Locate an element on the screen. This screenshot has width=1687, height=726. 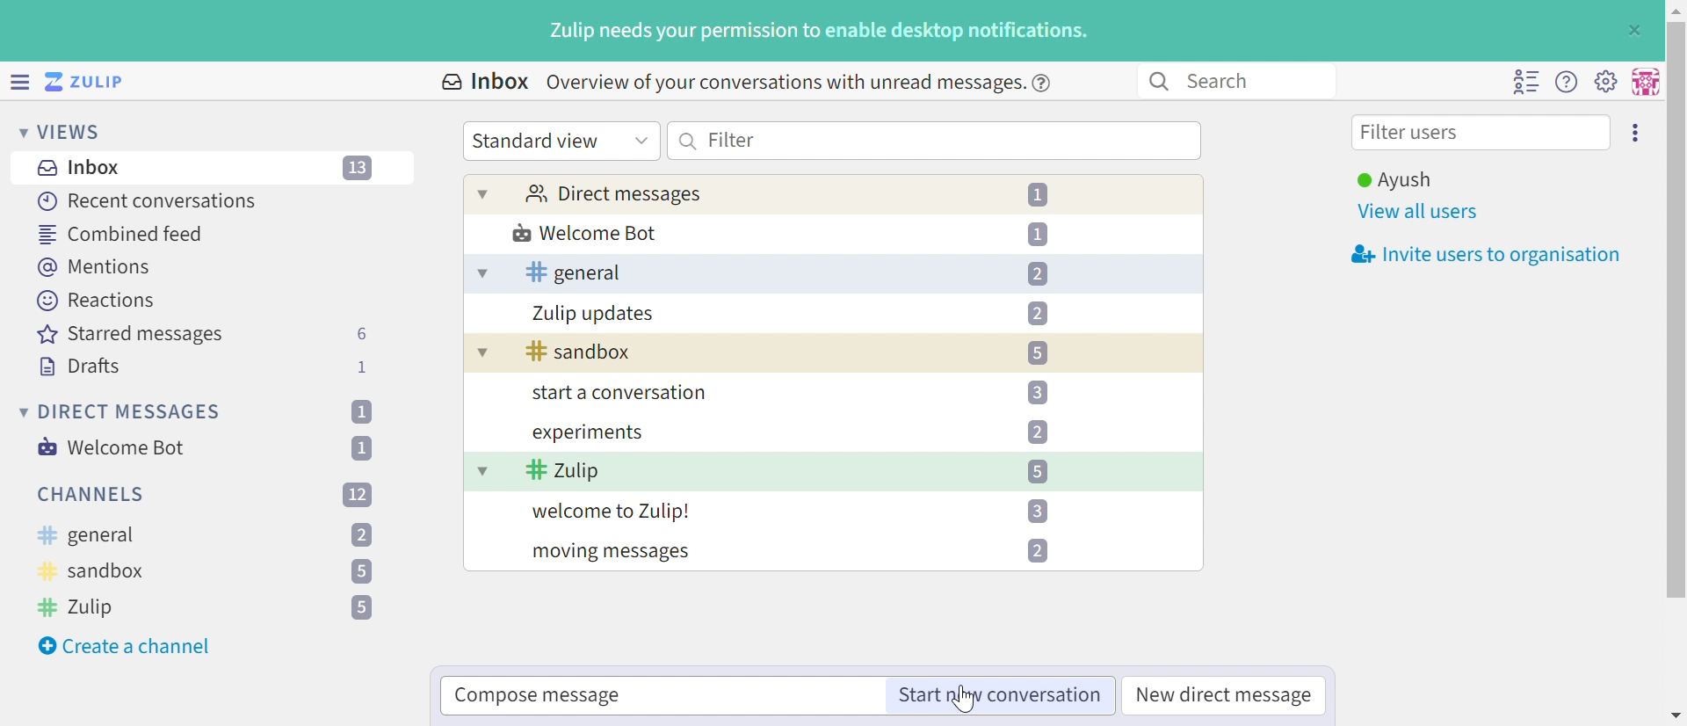
Main menu is located at coordinates (1605, 80).